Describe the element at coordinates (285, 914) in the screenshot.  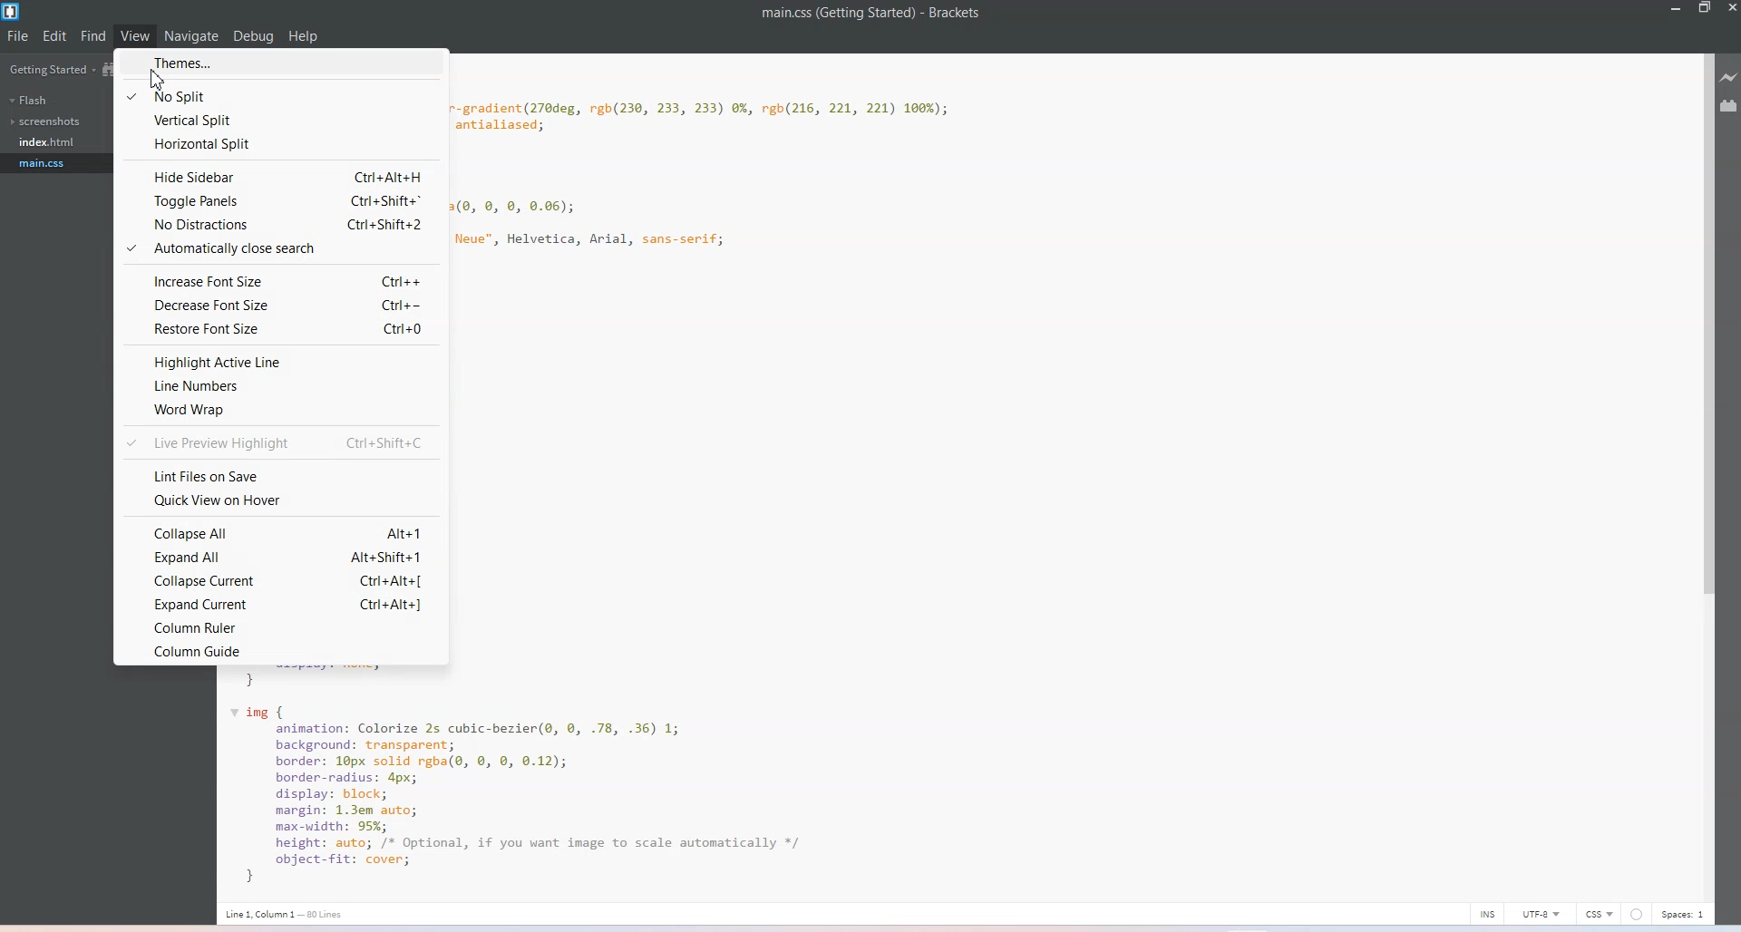
I see `Line 1, column 1 - 80 lines` at that location.